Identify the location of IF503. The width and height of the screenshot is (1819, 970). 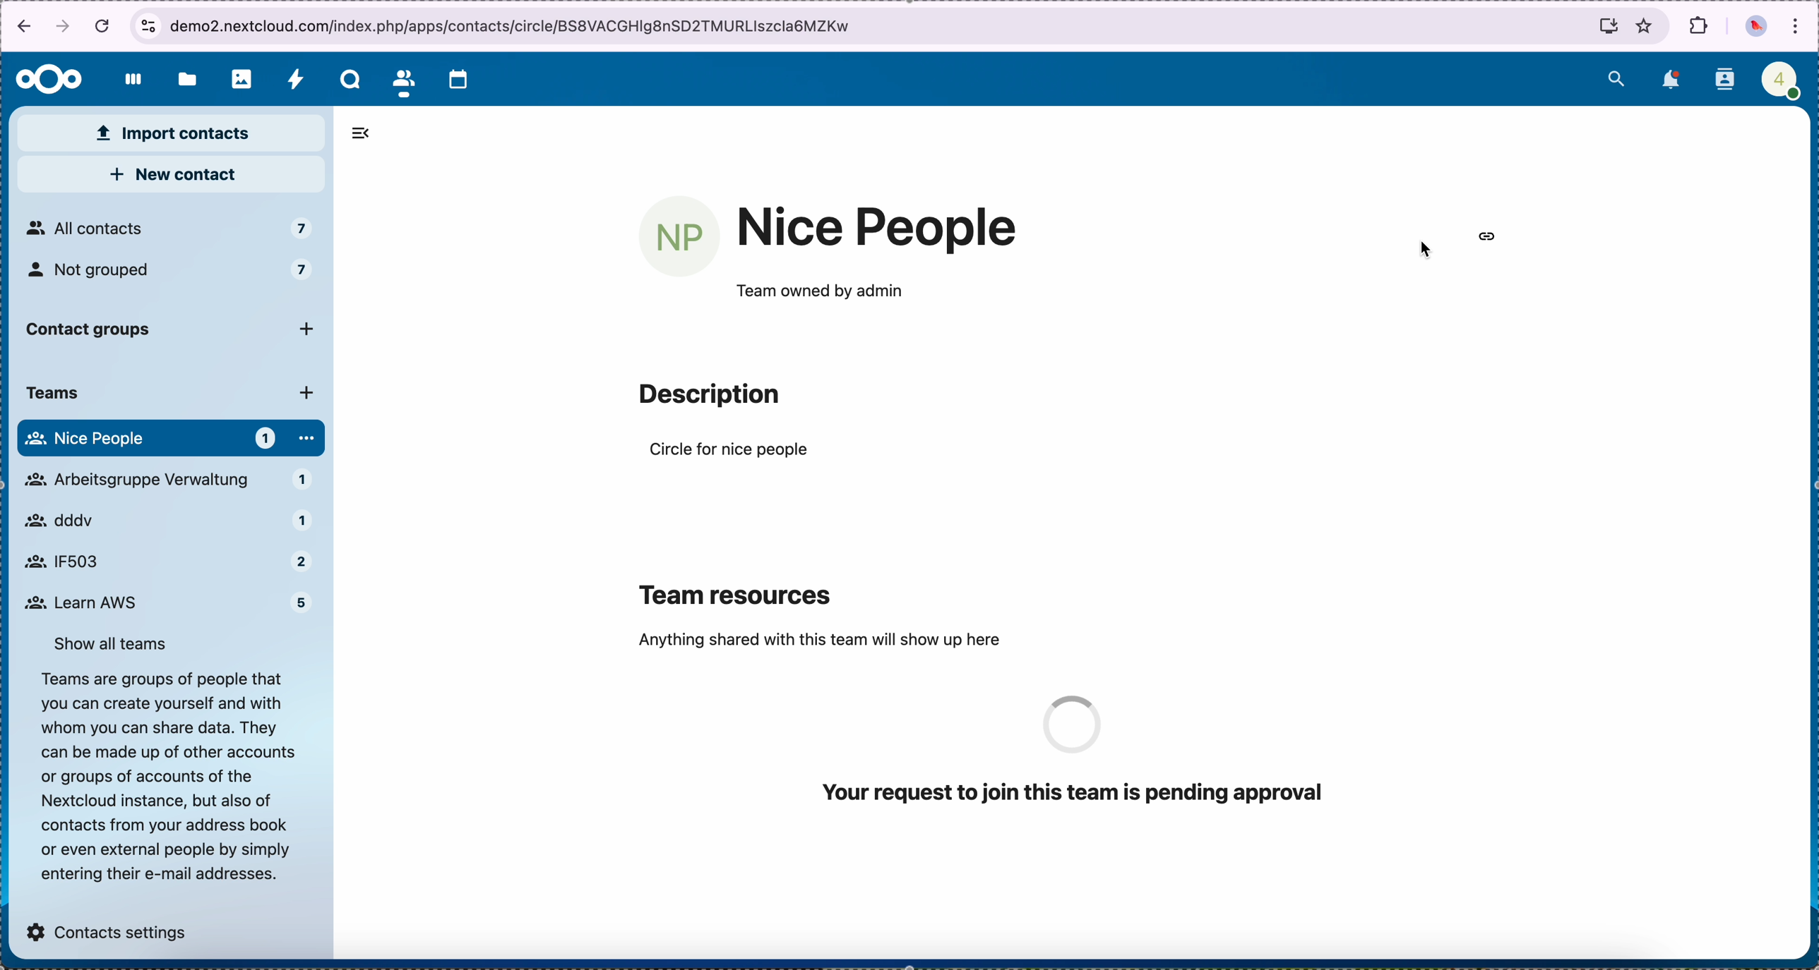
(161, 520).